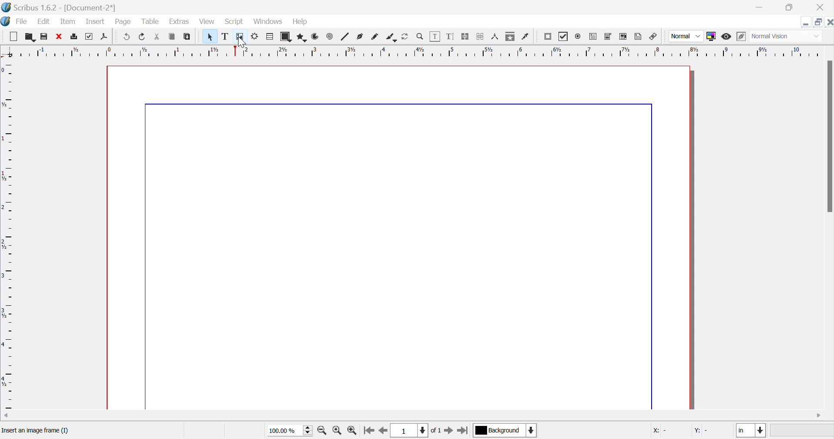 The width and height of the screenshot is (834, 439). I want to click on table, so click(151, 21).